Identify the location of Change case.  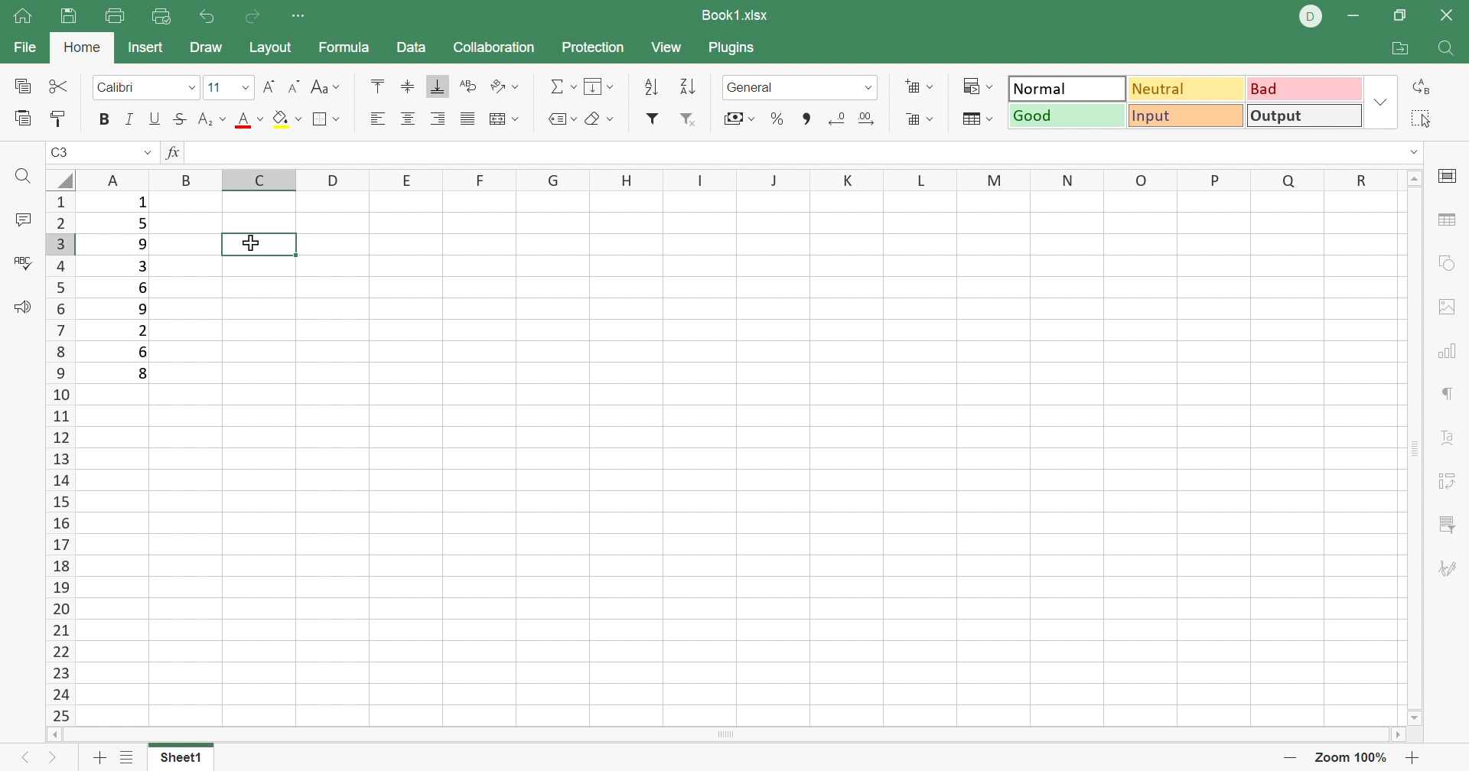
(327, 89).